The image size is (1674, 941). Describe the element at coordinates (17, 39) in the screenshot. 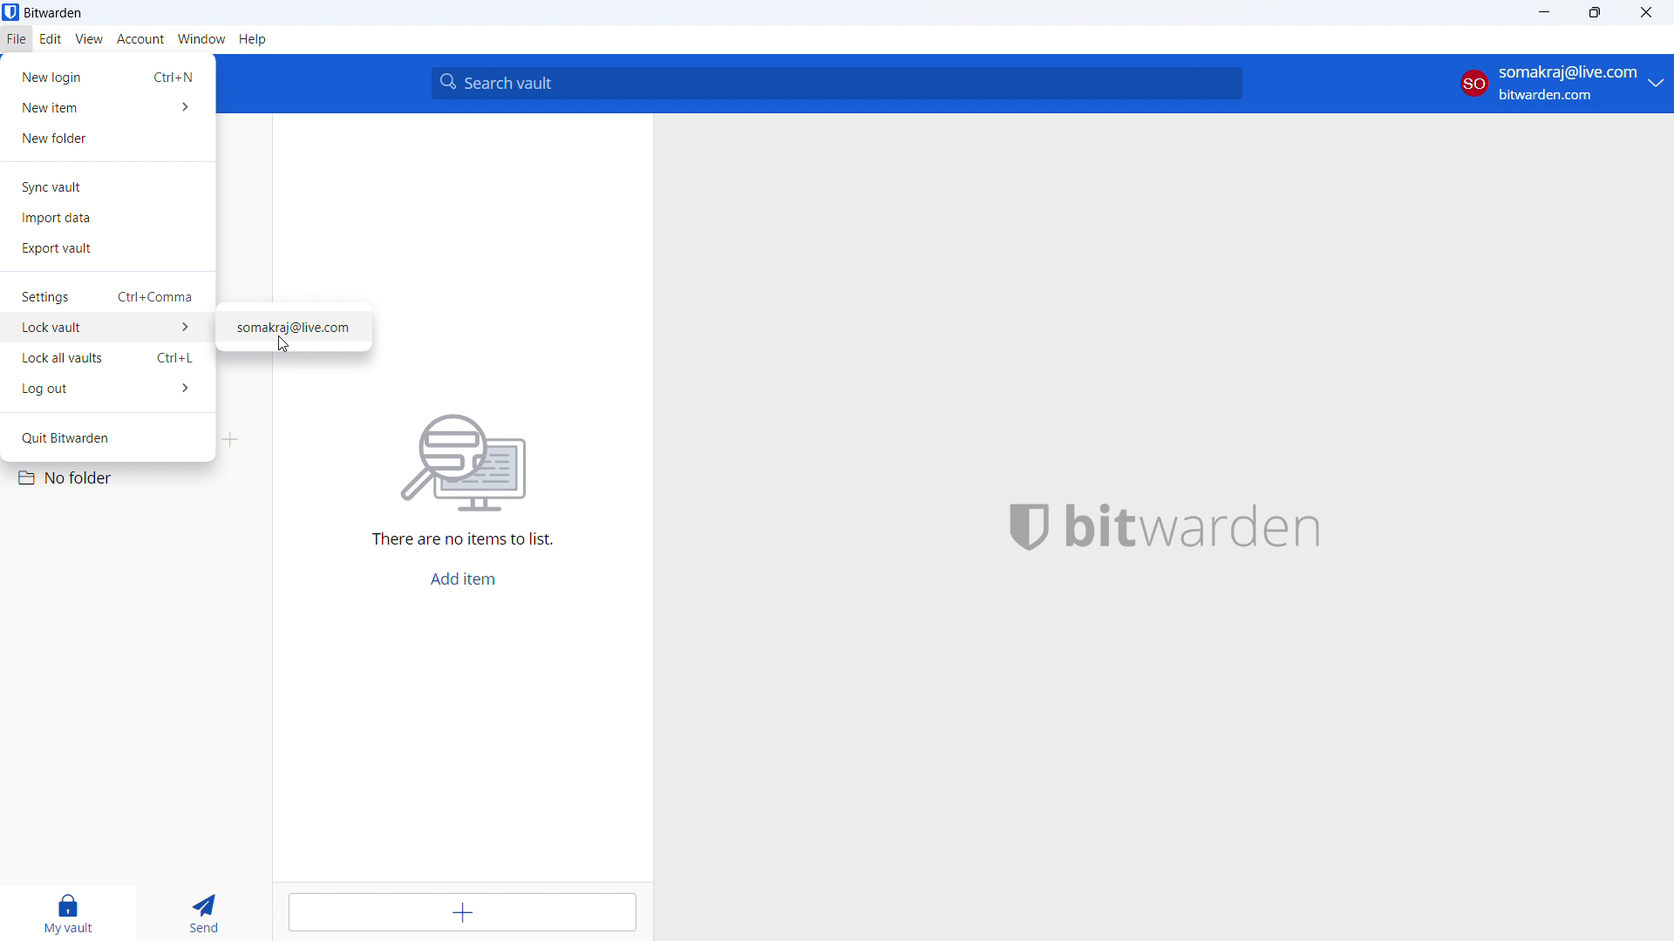

I see `file` at that location.